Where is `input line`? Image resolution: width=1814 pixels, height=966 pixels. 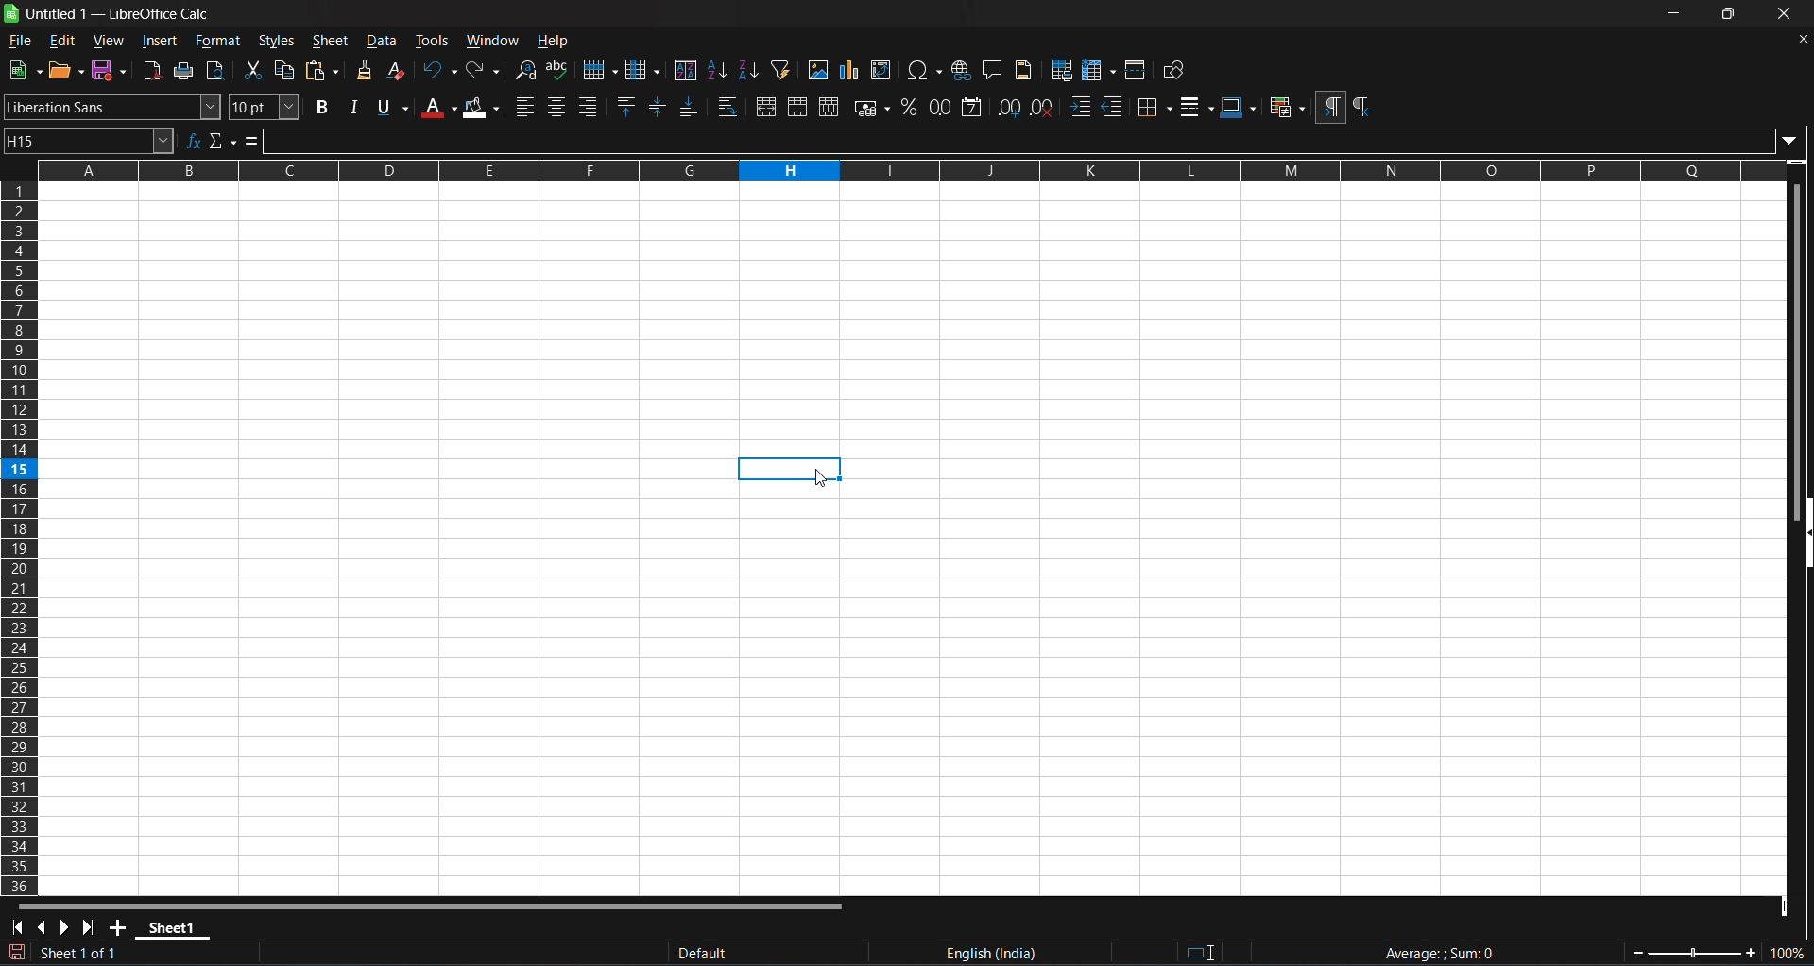 input line is located at coordinates (1030, 140).